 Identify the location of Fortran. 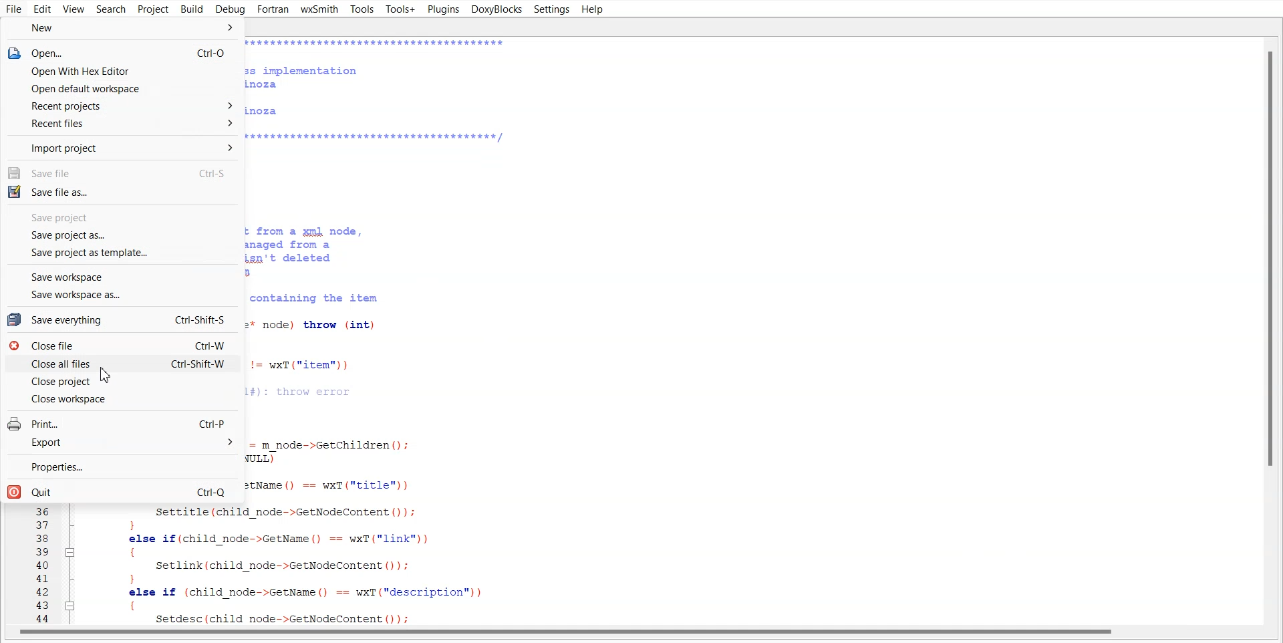
(273, 9).